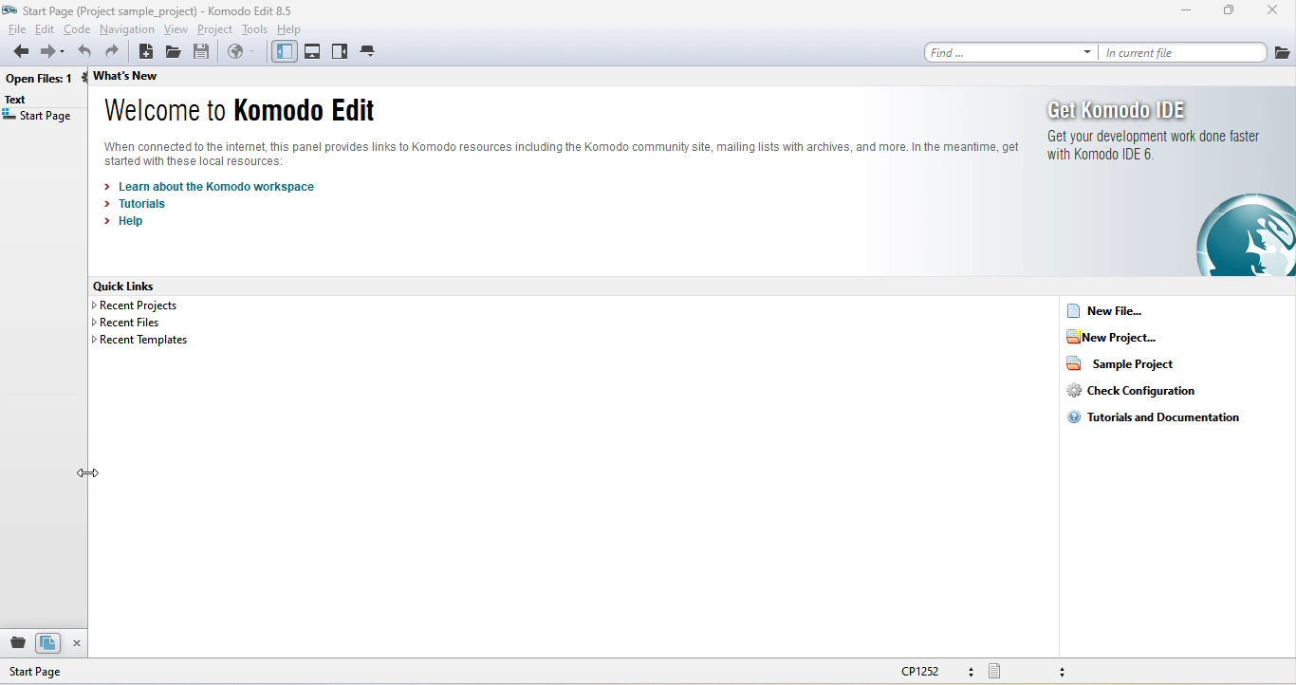 This screenshot has width=1296, height=685. I want to click on open, so click(176, 52).